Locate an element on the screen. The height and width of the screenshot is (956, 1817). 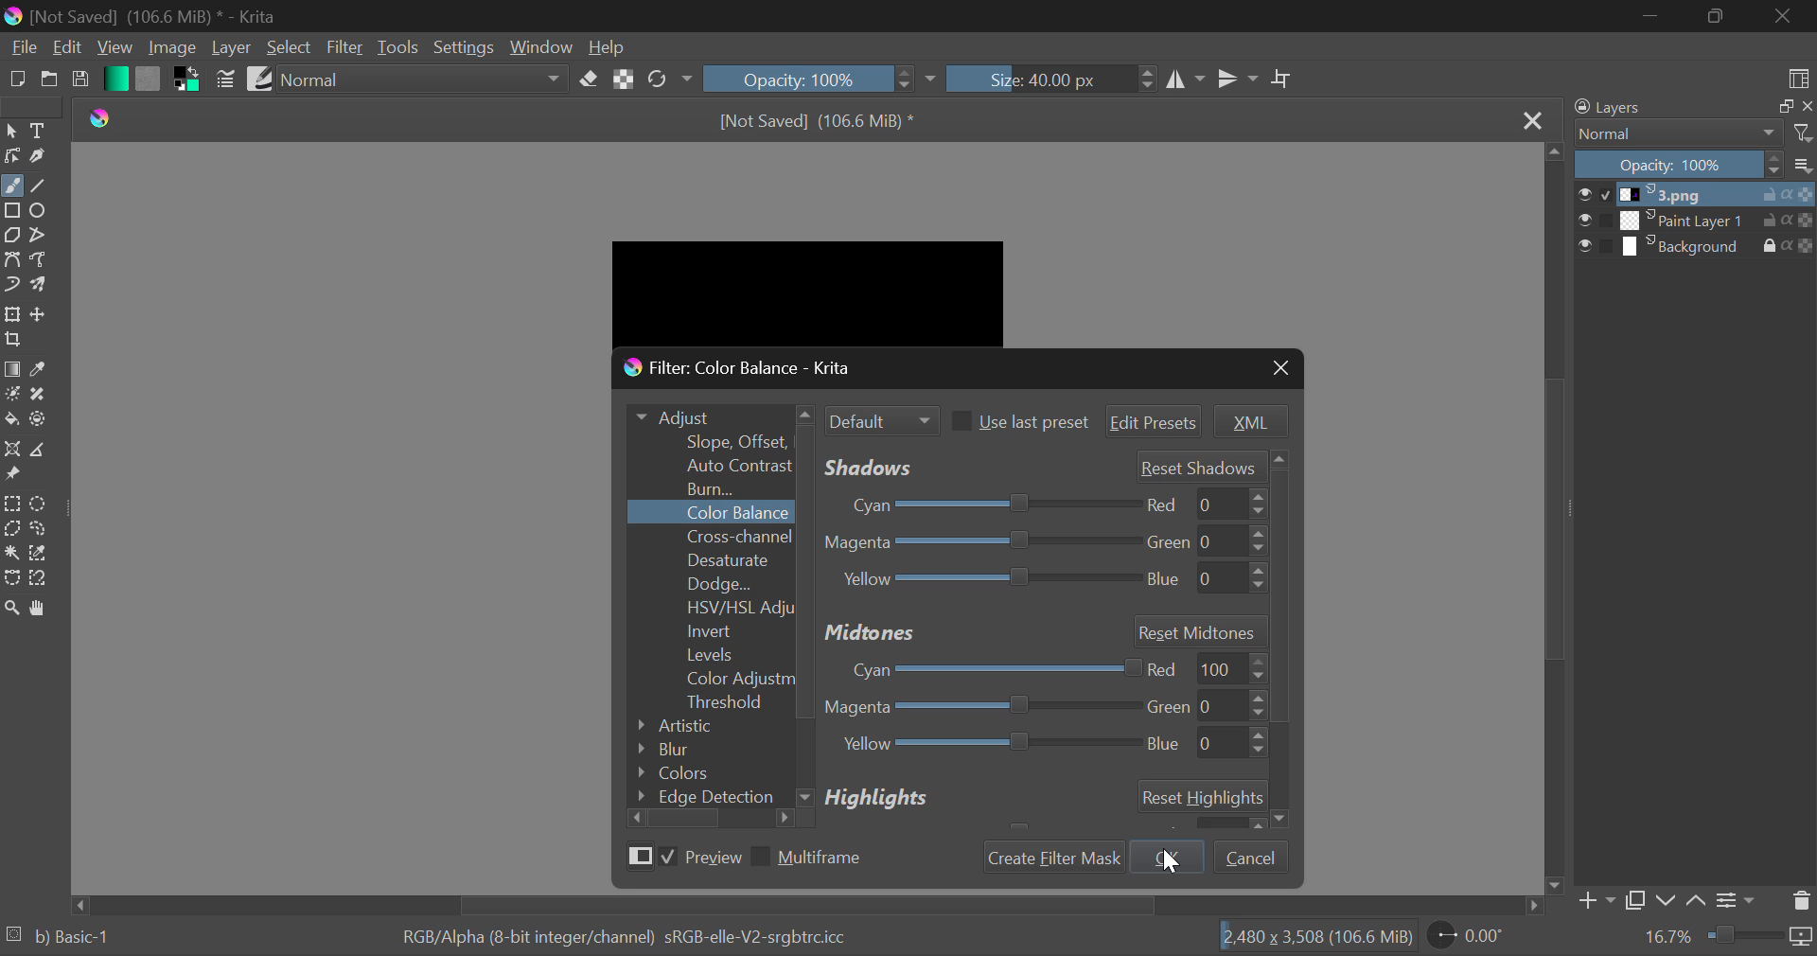
duration is located at coordinates (1759, 938).